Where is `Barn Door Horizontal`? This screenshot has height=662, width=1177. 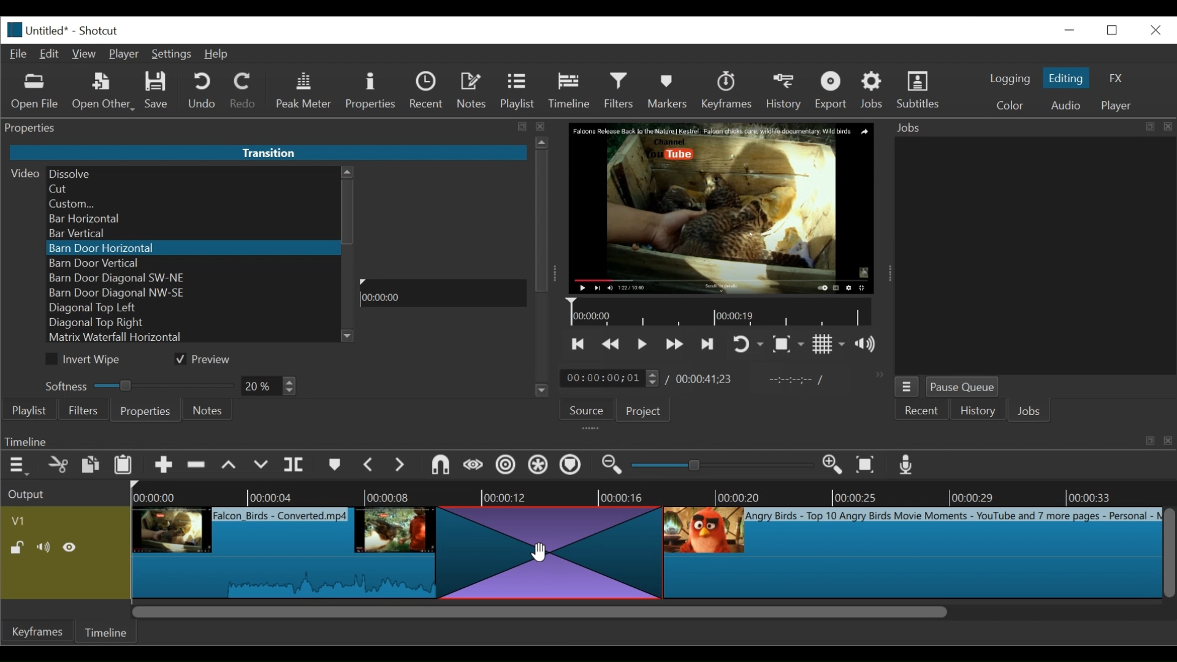
Barn Door Horizontal is located at coordinates (191, 248).